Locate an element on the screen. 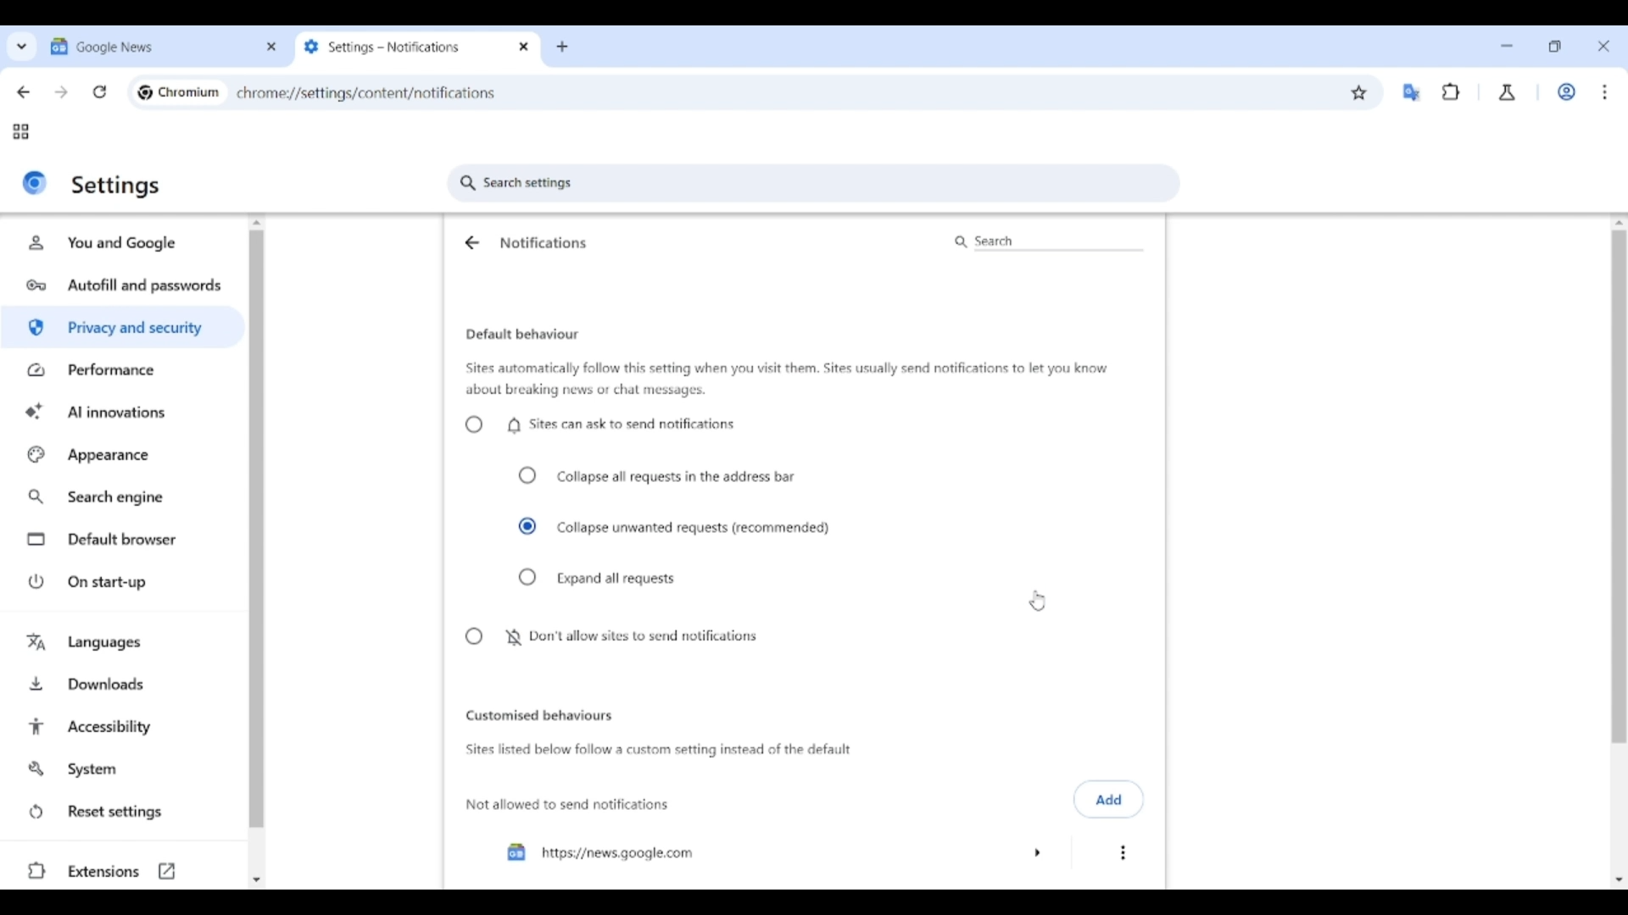 This screenshot has width=1628, height=915. Bookmark this tab is located at coordinates (1359, 93).